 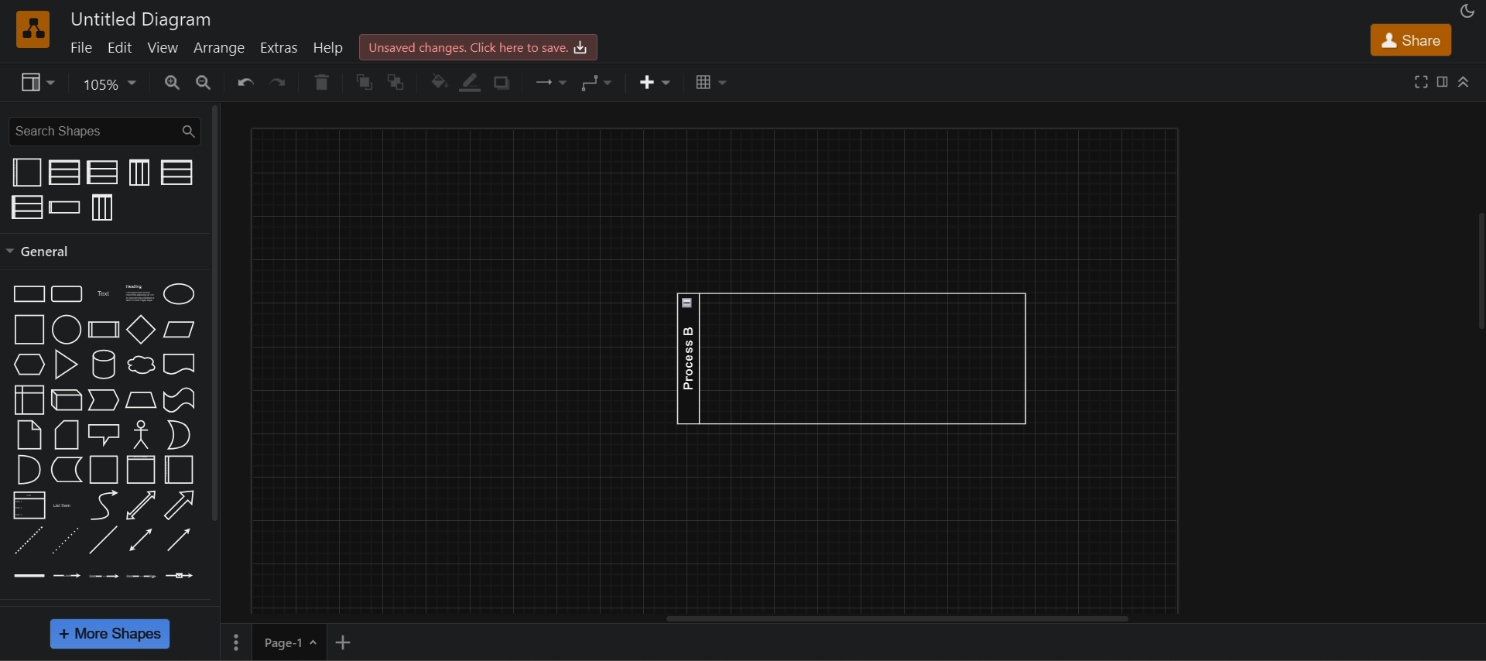 I want to click on collapase/expand, so click(x=1464, y=82).